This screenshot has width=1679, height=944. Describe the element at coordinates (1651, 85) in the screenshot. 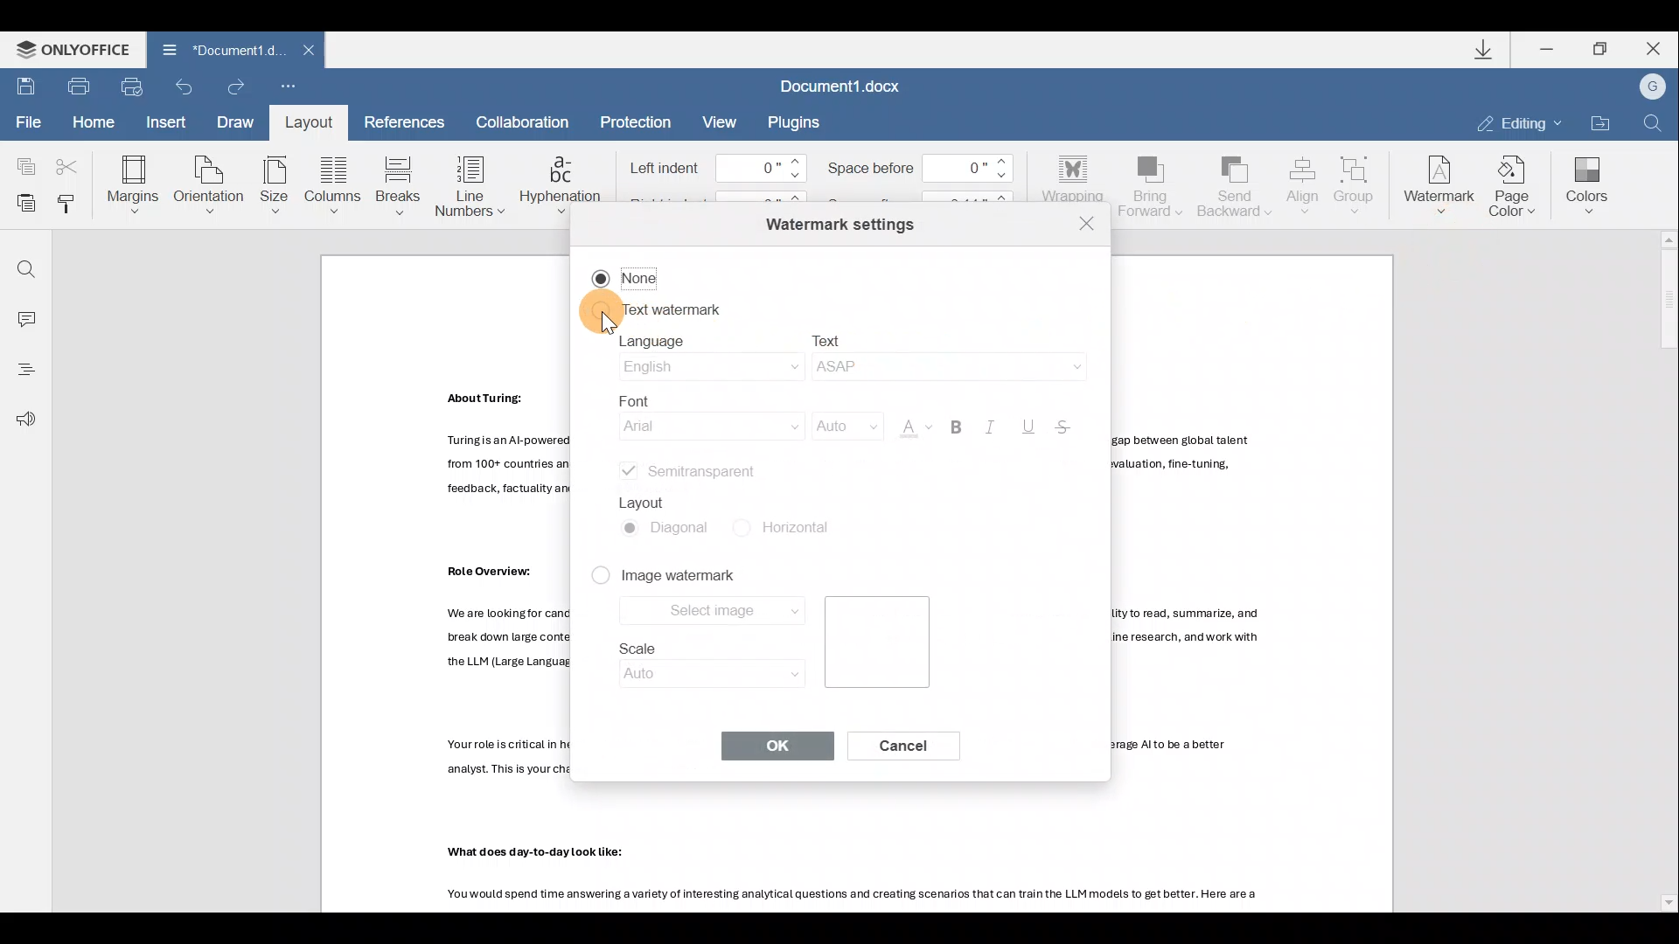

I see `Account name` at that location.